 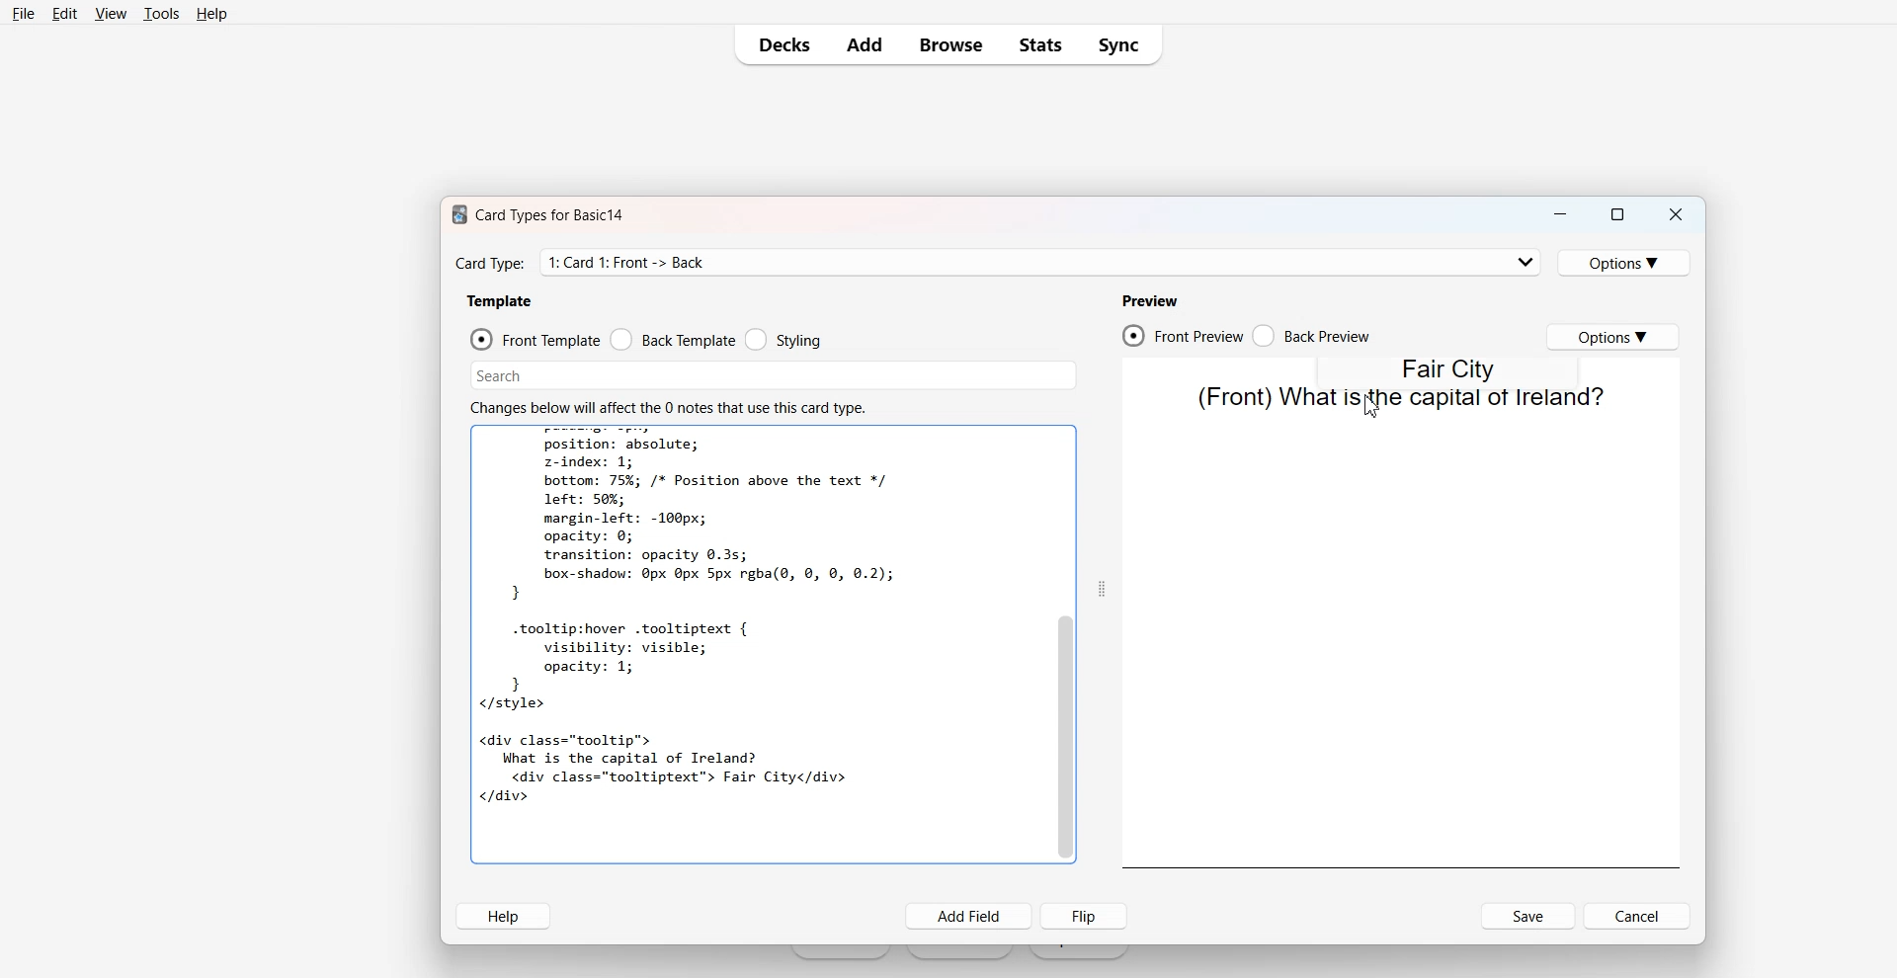 I want to click on View, so click(x=110, y=14).